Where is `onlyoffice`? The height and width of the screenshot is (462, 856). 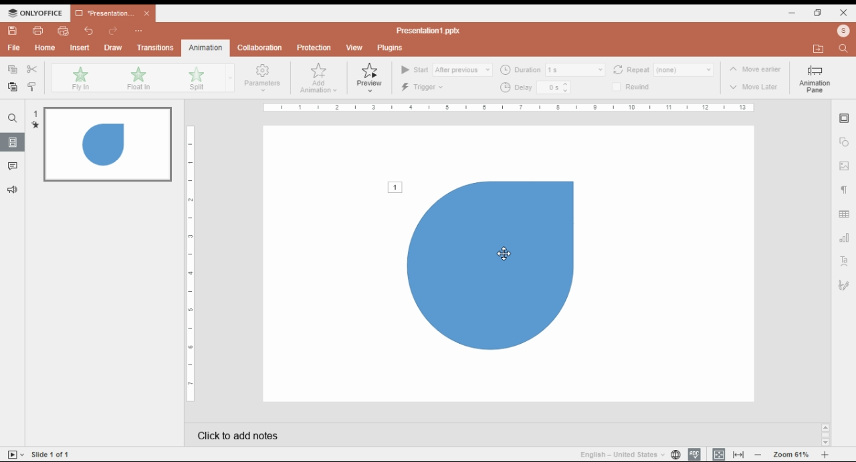 onlyoffice is located at coordinates (33, 13).